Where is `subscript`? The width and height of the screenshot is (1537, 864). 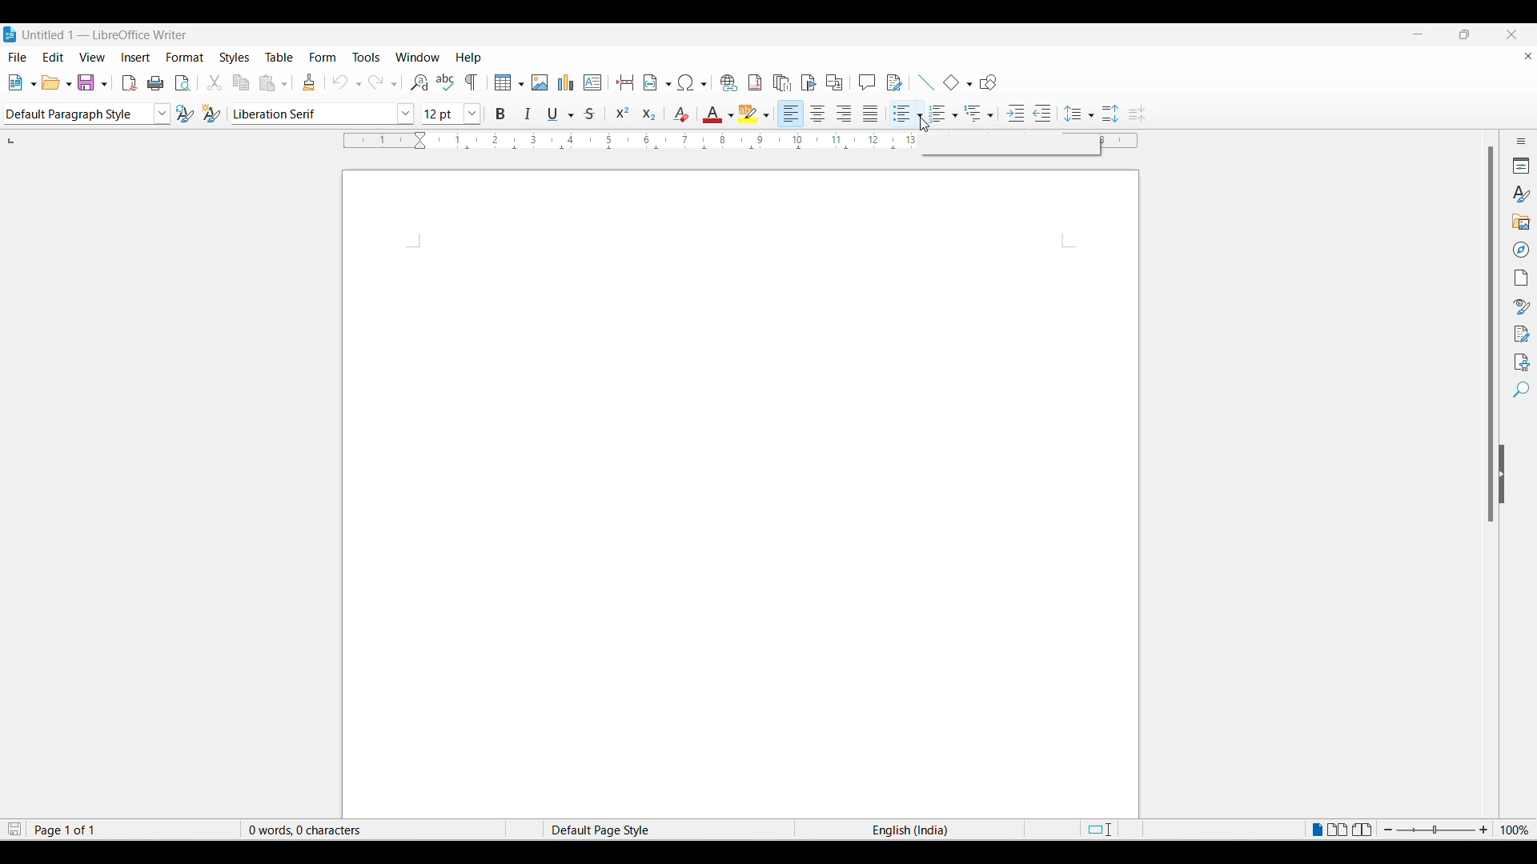 subscript is located at coordinates (648, 112).